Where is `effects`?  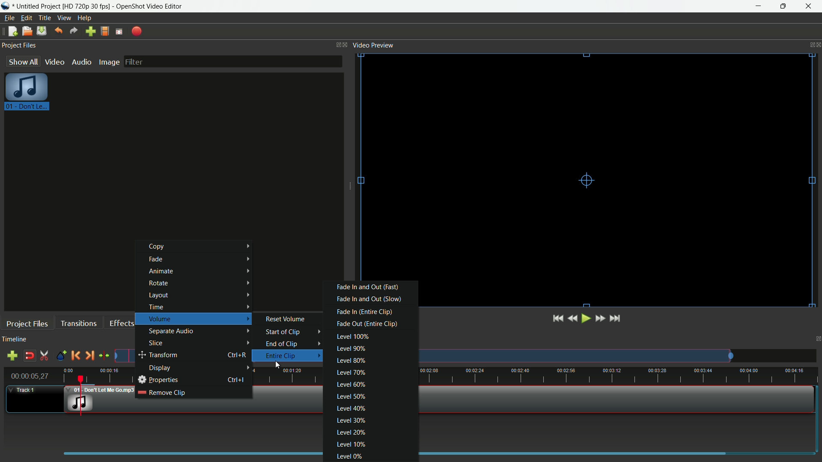 effects is located at coordinates (122, 323).